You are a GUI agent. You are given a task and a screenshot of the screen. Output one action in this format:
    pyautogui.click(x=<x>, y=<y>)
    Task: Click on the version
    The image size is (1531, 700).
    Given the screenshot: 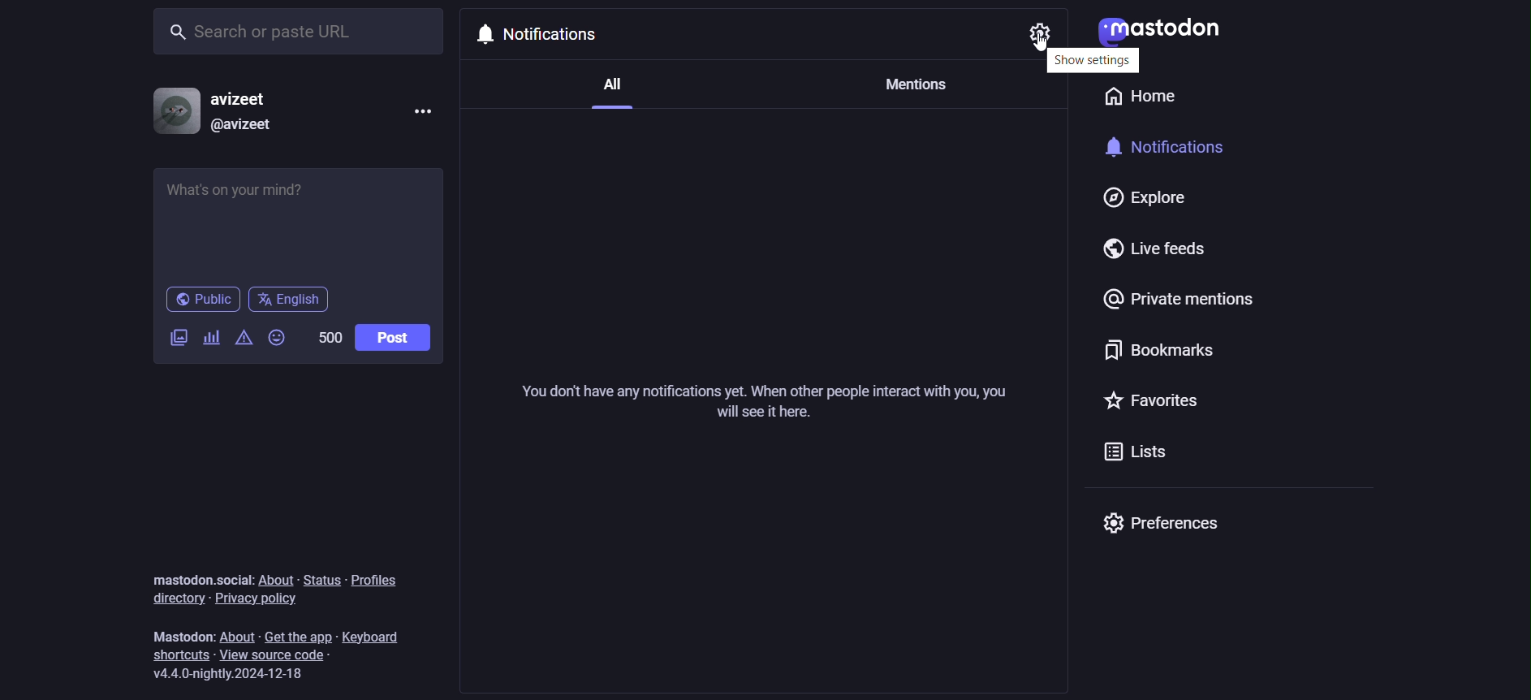 What is the action you would take?
    pyautogui.click(x=230, y=674)
    